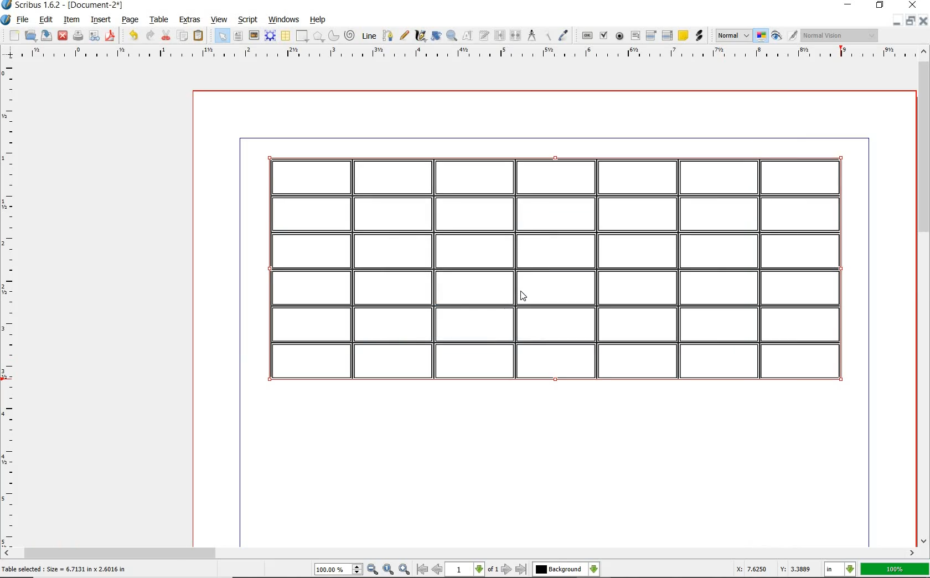 This screenshot has width=930, height=578. Describe the element at coordinates (602, 35) in the screenshot. I see `pdf checkbox` at that location.